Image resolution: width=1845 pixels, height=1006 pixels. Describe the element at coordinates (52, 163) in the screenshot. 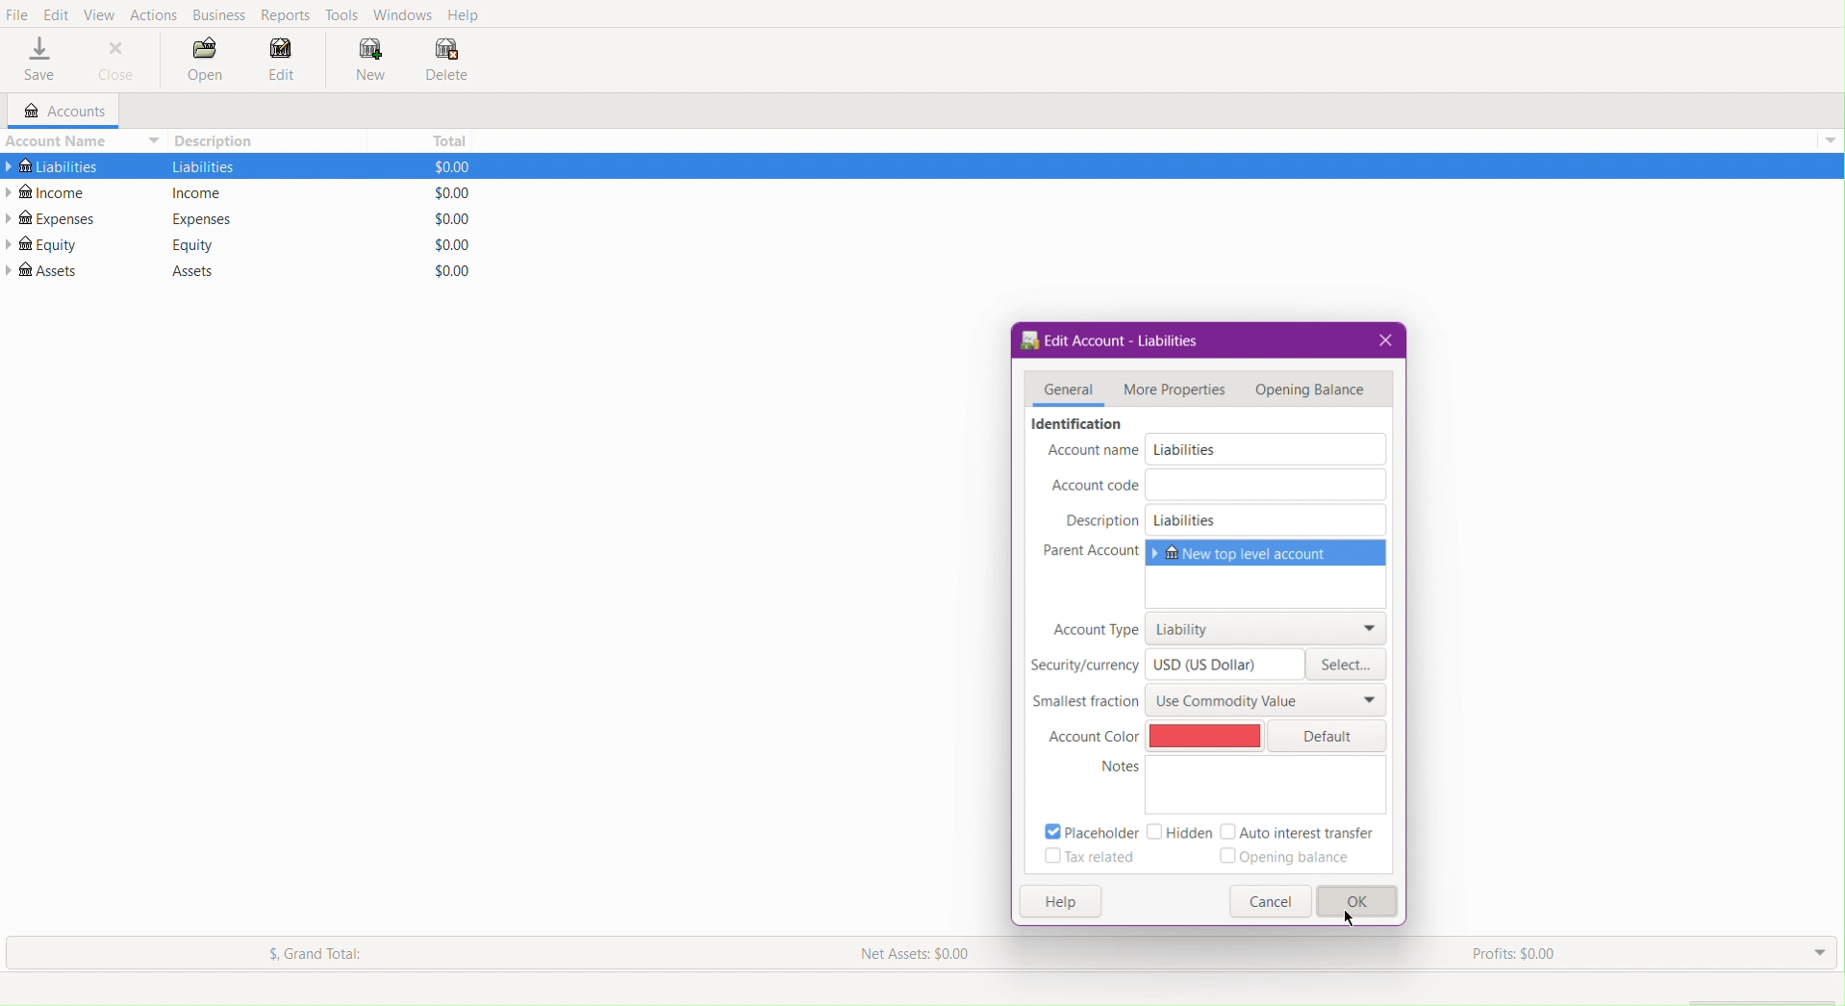

I see `Liabilities` at that location.